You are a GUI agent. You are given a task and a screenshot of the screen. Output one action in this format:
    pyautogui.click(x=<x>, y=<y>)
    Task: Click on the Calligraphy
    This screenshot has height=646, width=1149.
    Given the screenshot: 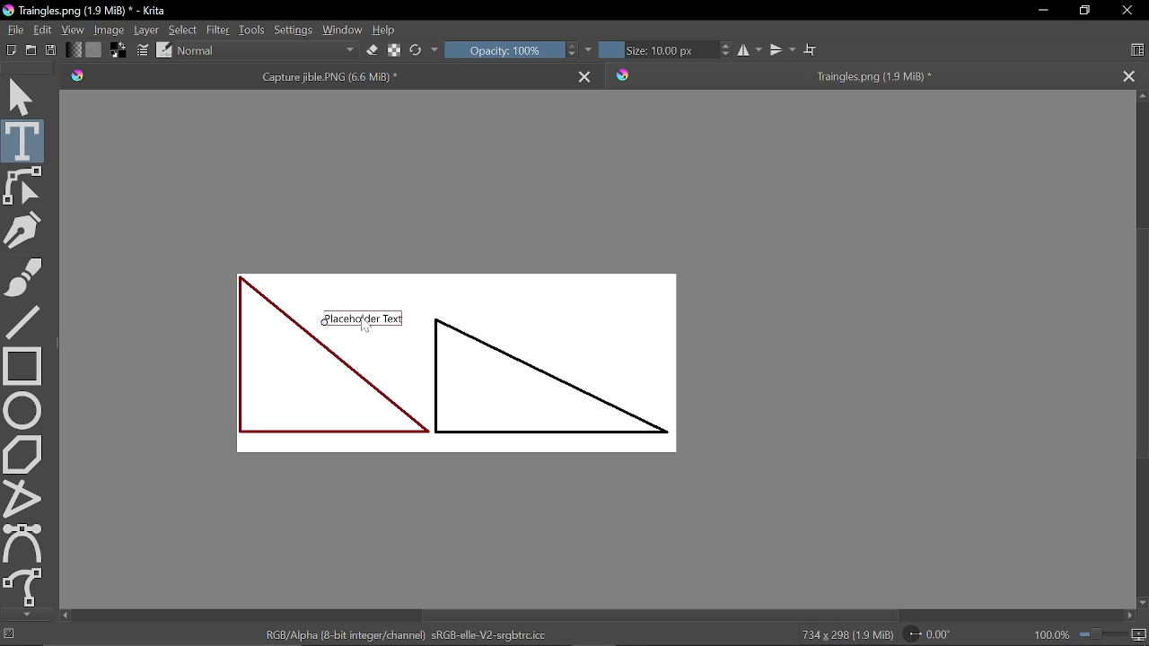 What is the action you would take?
    pyautogui.click(x=22, y=230)
    